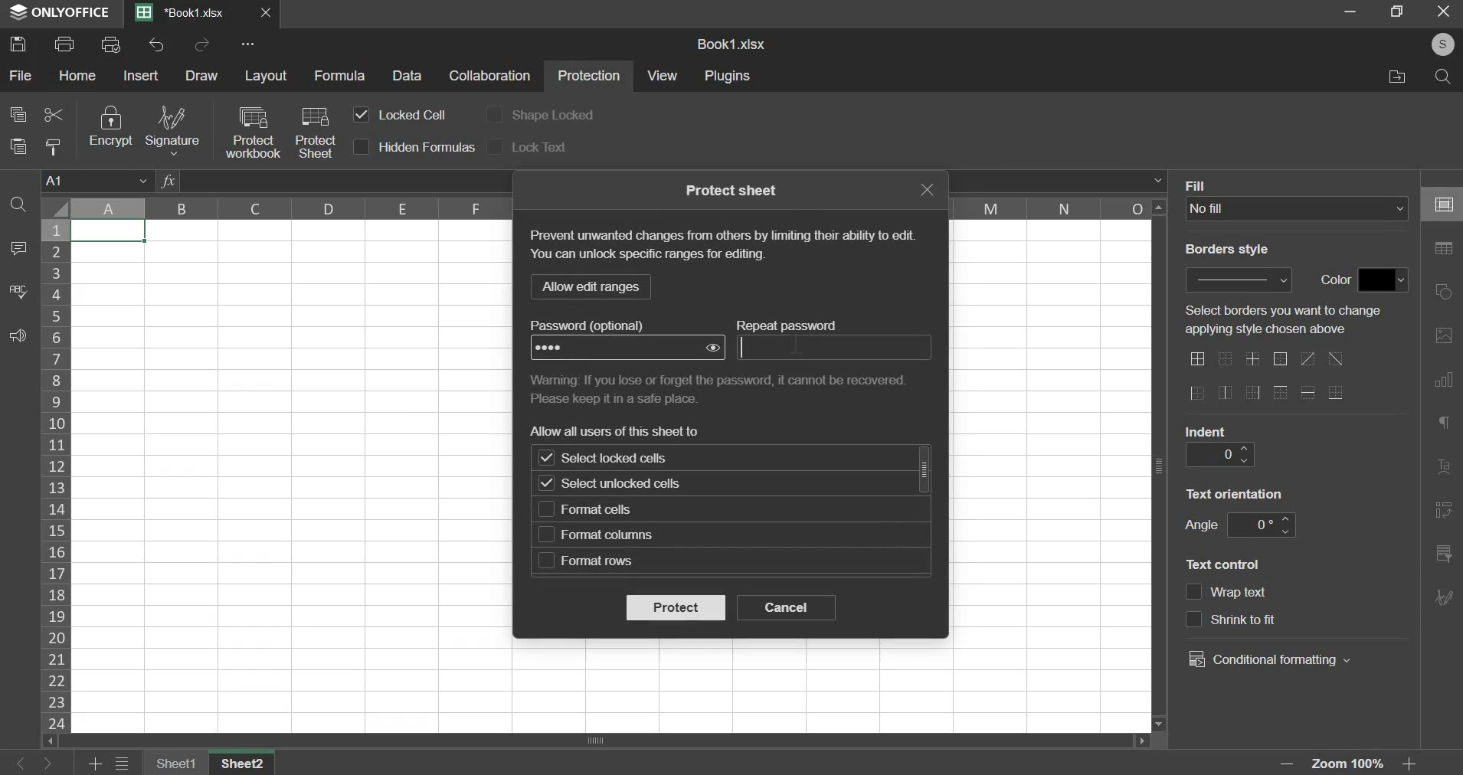 This screenshot has width=1463, height=775. What do you see at coordinates (362, 147) in the screenshot?
I see `checkbox` at bounding box center [362, 147].